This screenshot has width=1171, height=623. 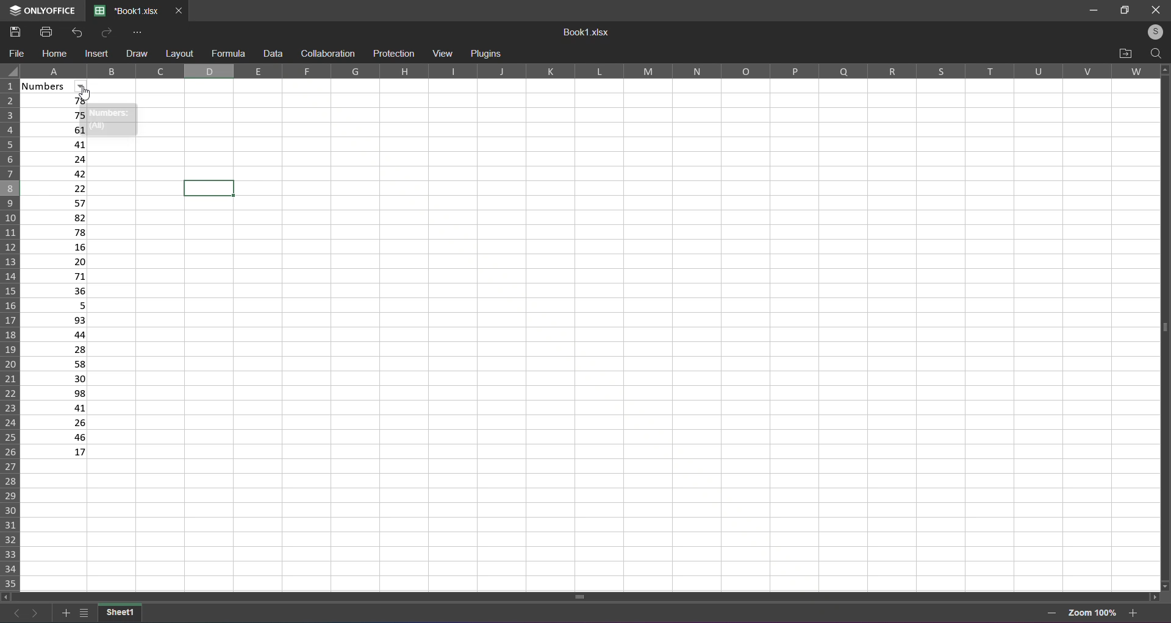 What do you see at coordinates (584, 595) in the screenshot?
I see `horizontal scroll bar` at bounding box center [584, 595].